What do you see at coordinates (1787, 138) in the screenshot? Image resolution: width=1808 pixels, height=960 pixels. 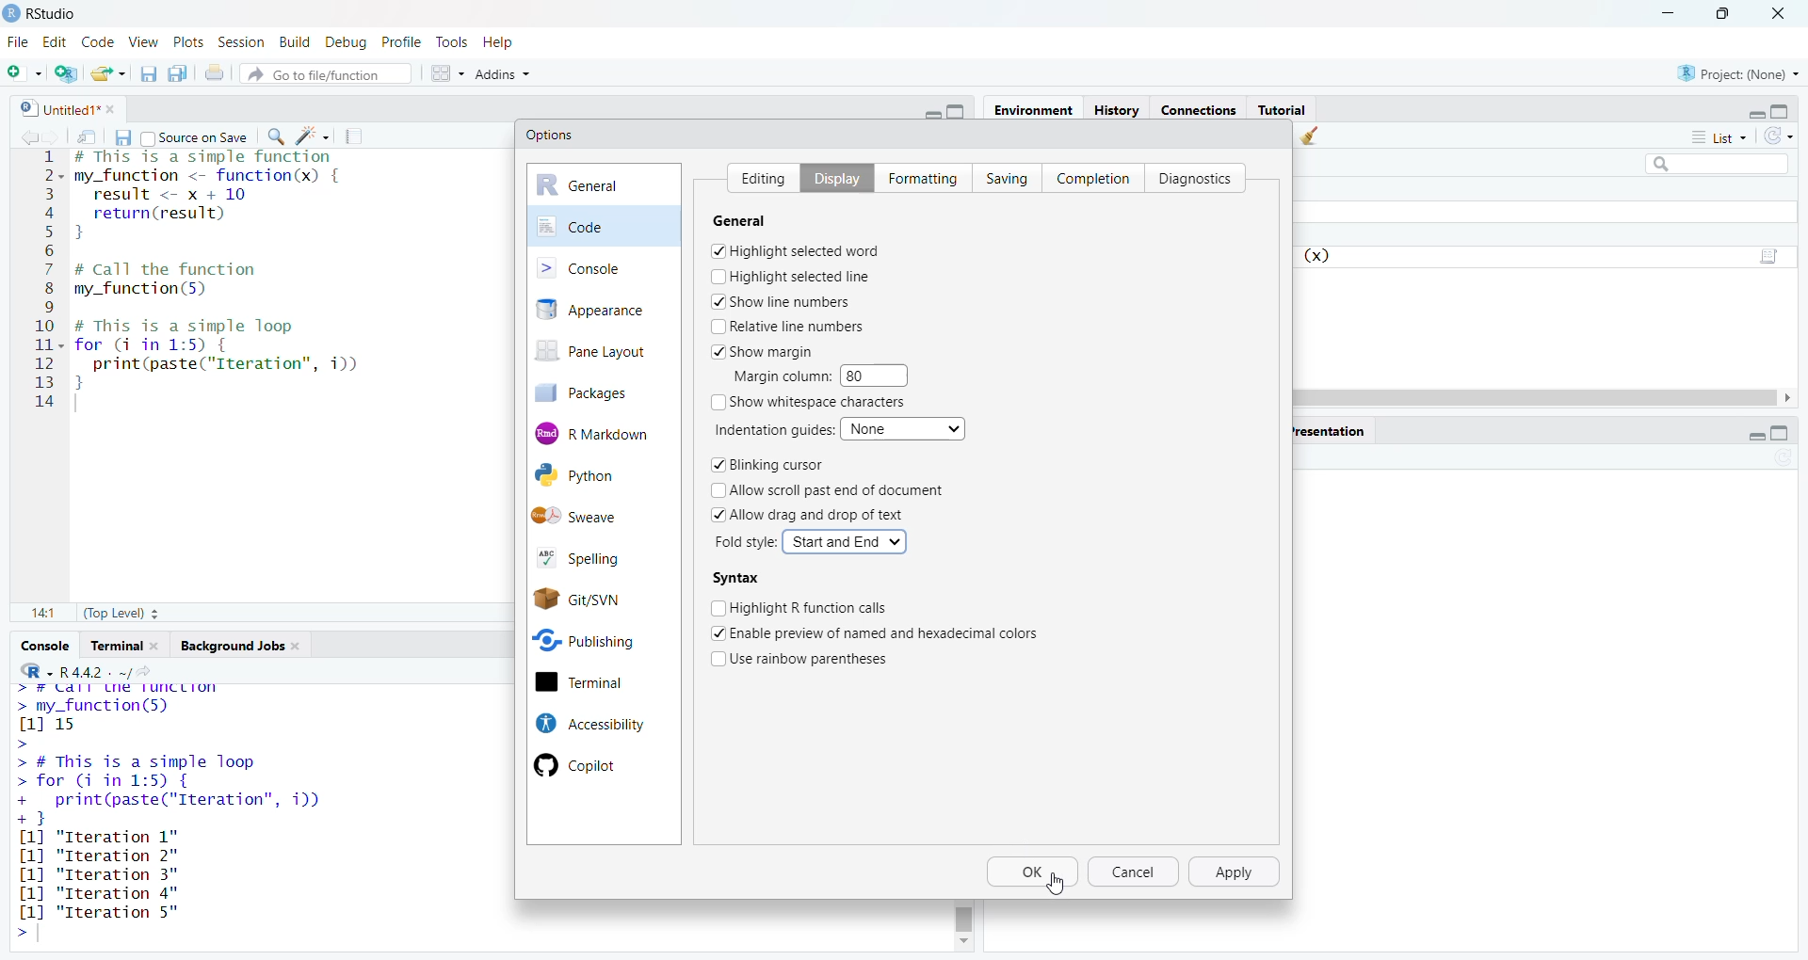 I see `refresh the list of objects in the environment` at bounding box center [1787, 138].